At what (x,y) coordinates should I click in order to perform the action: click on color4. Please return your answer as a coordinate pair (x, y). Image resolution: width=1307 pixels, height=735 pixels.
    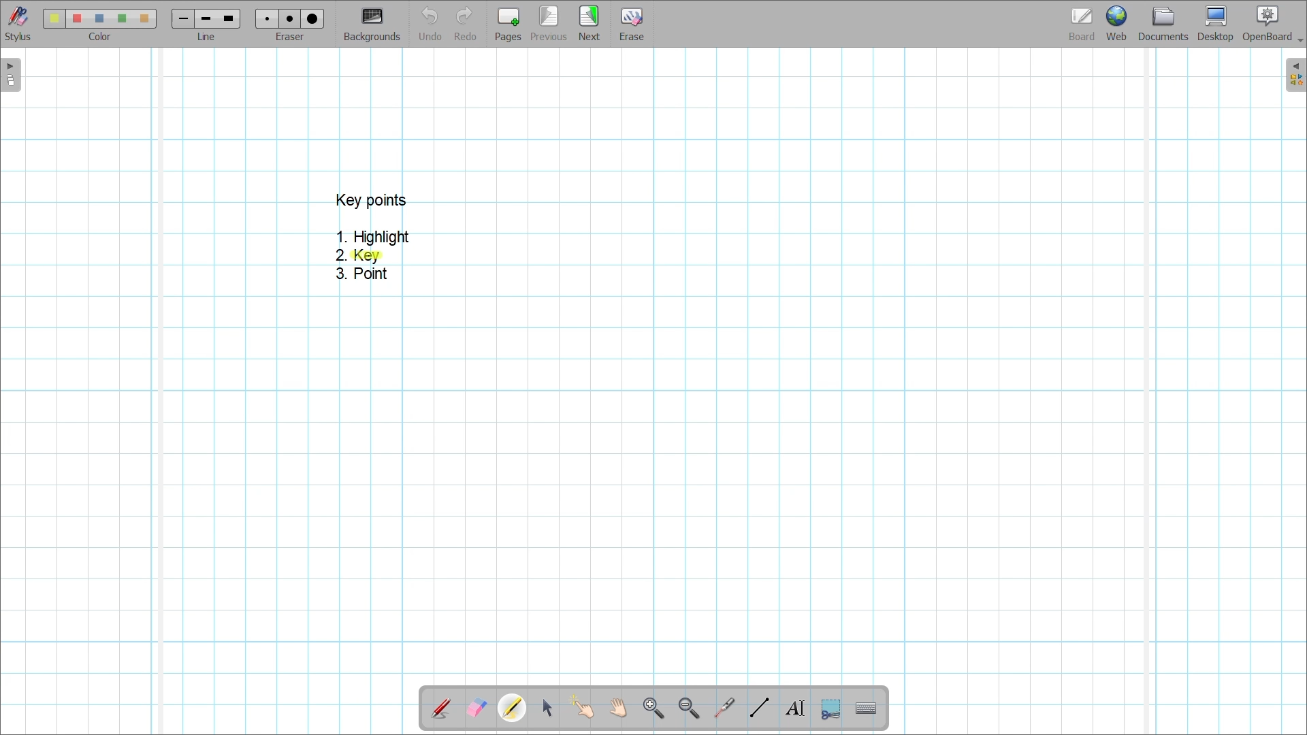
    Looking at the image, I should click on (121, 18).